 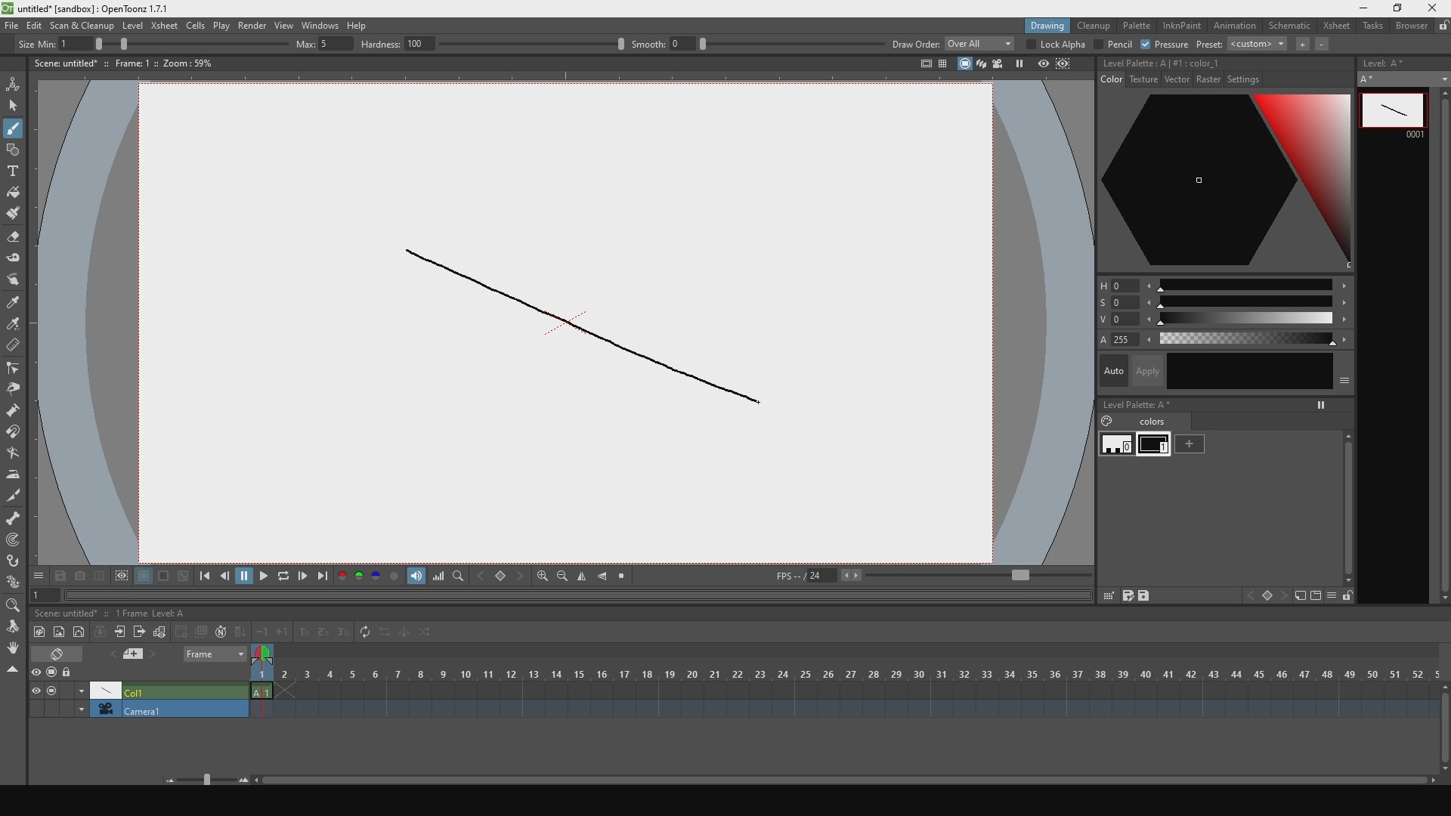 What do you see at coordinates (17, 455) in the screenshot?
I see `turn` at bounding box center [17, 455].